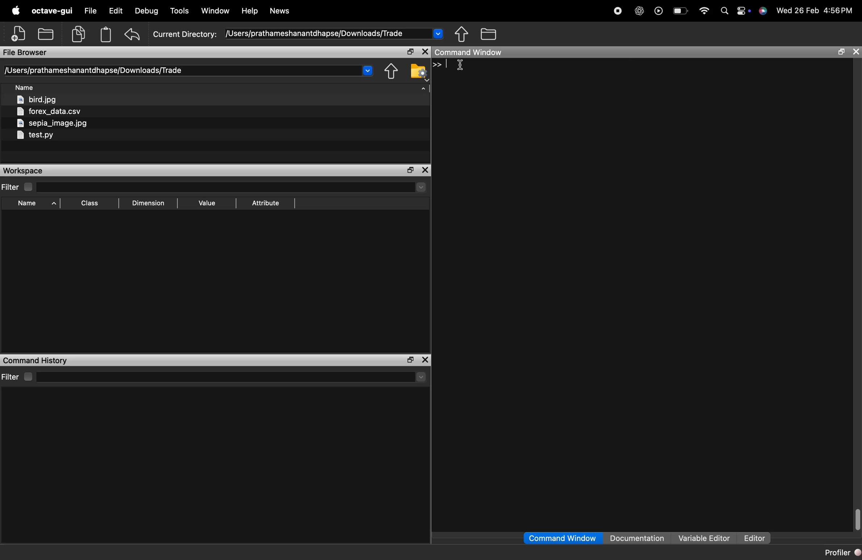 The width and height of the screenshot is (862, 560). I want to click on drop-down , so click(420, 377).